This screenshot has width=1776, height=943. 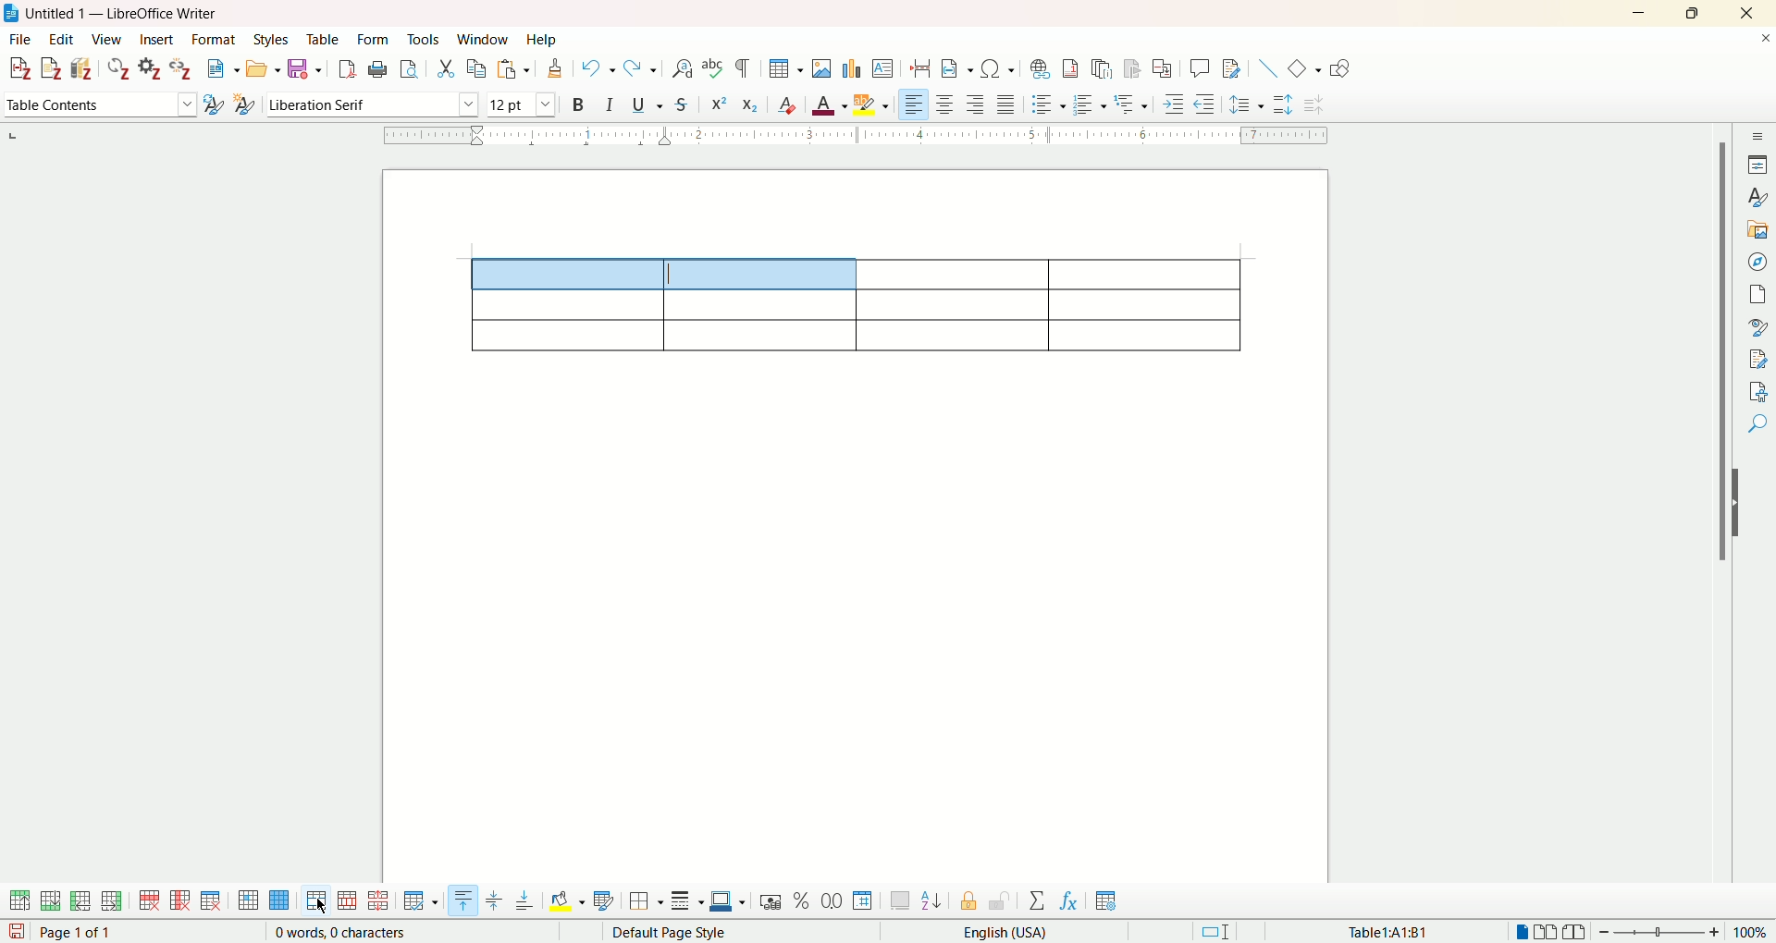 I want to click on insert table, so click(x=785, y=70).